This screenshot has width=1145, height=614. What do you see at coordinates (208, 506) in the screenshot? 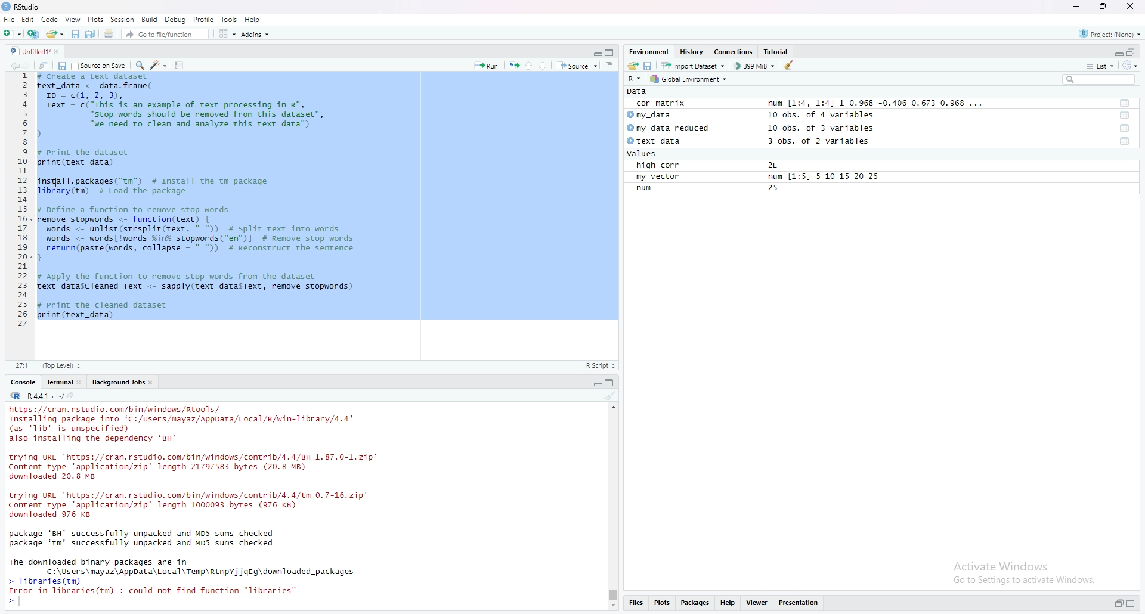
I see `console log` at bounding box center [208, 506].